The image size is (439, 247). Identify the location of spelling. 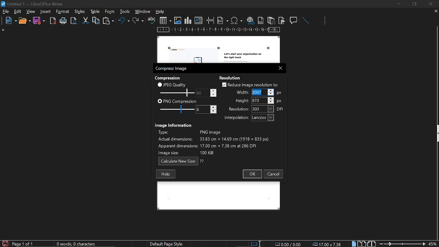
(152, 21).